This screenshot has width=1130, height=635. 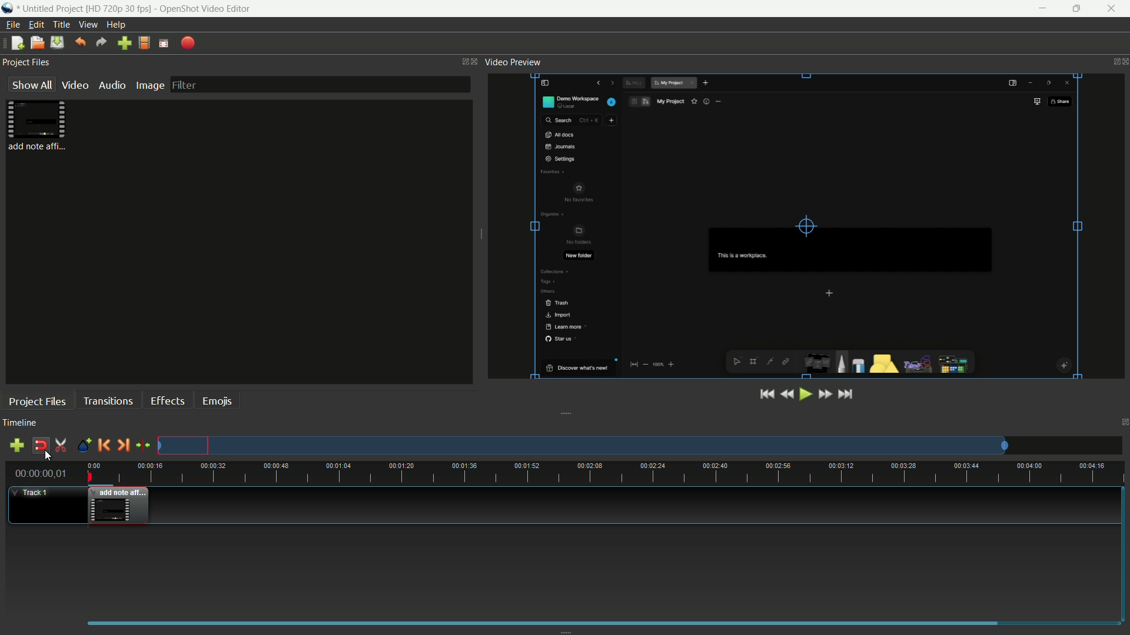 What do you see at coordinates (461, 62) in the screenshot?
I see `change layout` at bounding box center [461, 62].